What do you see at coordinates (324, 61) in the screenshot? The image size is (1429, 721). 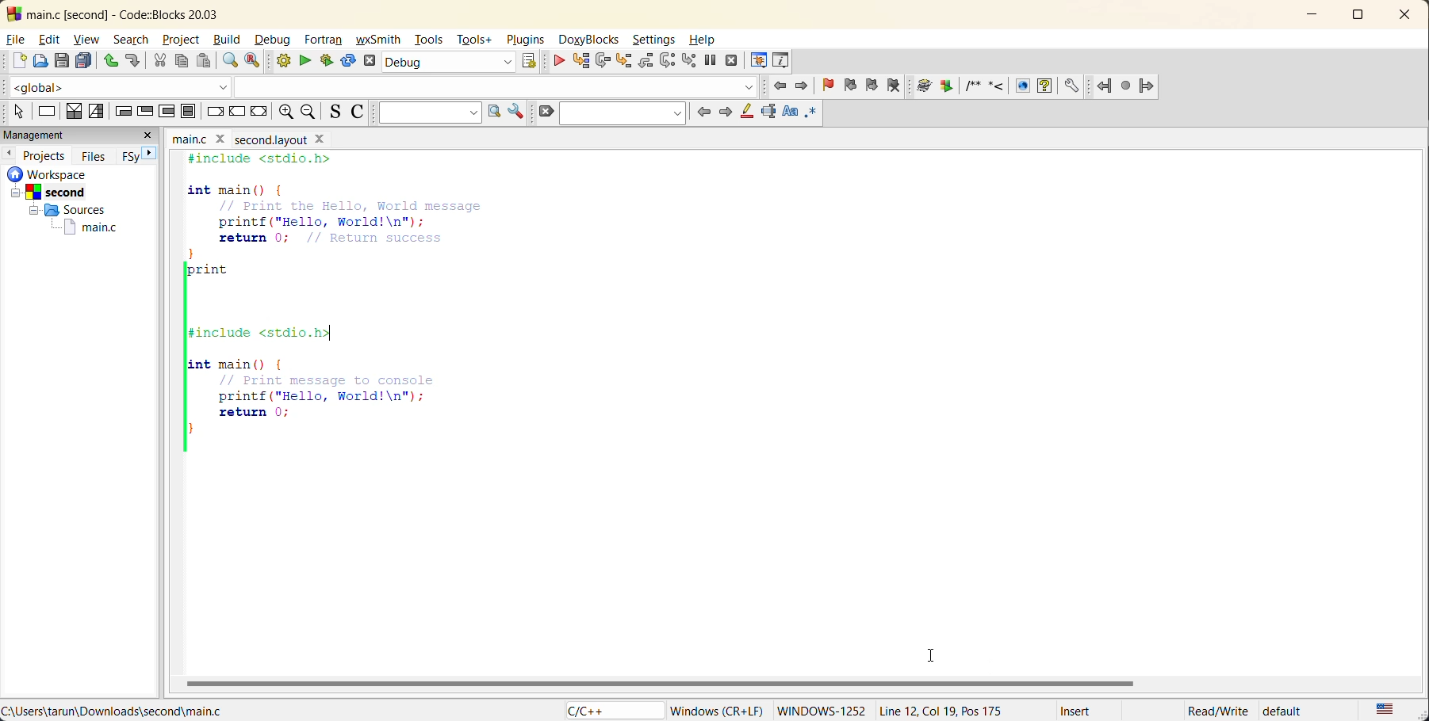 I see `build and run` at bounding box center [324, 61].